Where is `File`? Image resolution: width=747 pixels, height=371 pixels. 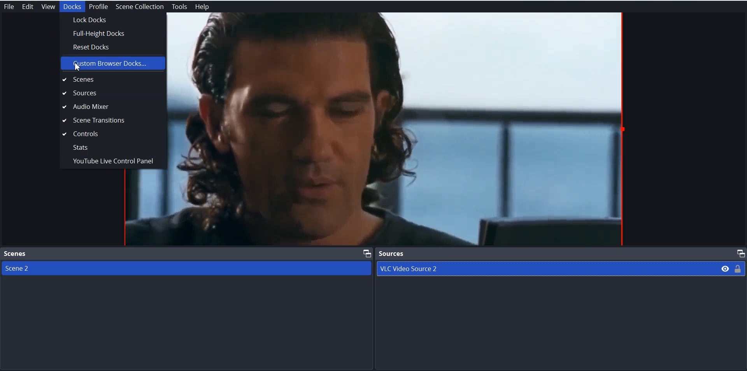
File is located at coordinates (9, 7).